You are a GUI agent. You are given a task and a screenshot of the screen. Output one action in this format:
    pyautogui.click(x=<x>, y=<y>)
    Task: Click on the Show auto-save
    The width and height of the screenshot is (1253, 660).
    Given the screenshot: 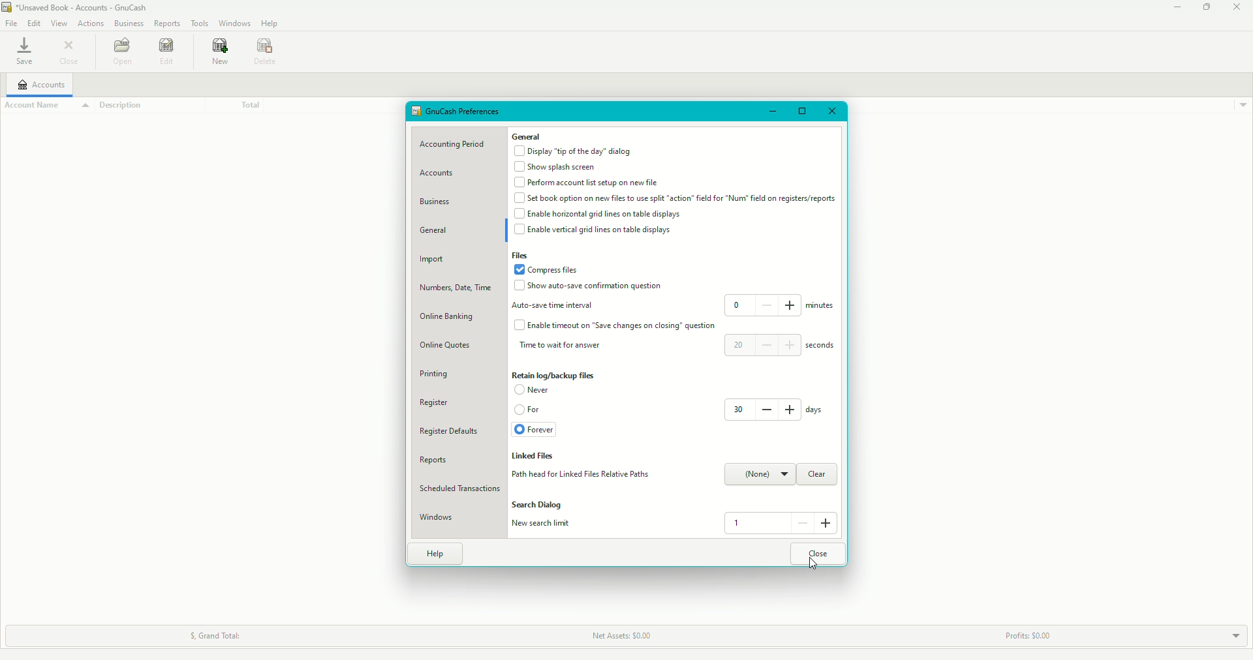 What is the action you would take?
    pyautogui.click(x=588, y=287)
    